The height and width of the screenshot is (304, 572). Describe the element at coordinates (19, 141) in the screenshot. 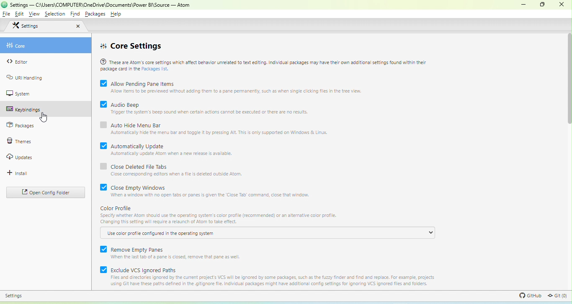

I see `themes` at that location.